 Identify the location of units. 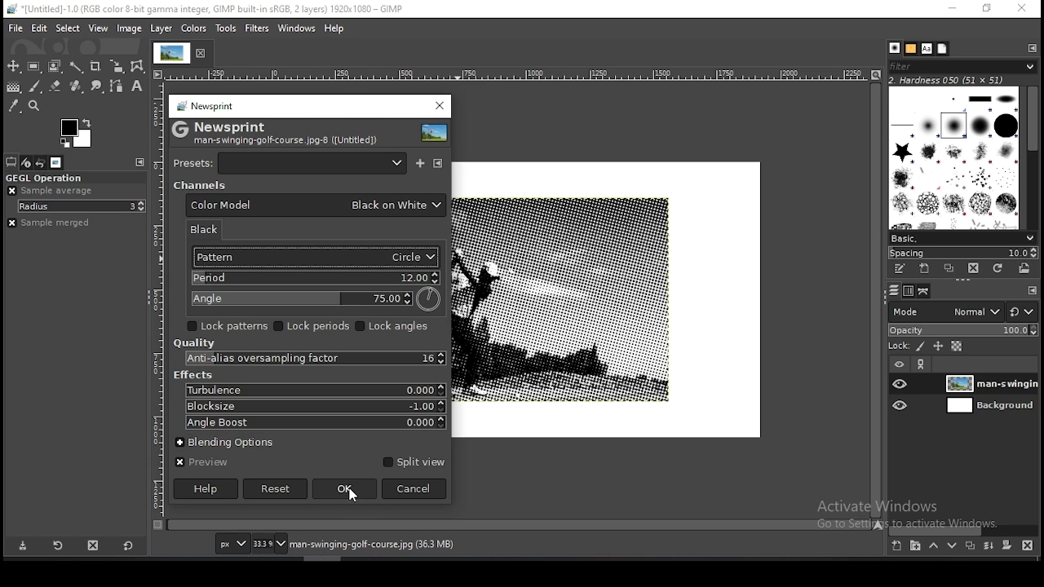
(232, 544).